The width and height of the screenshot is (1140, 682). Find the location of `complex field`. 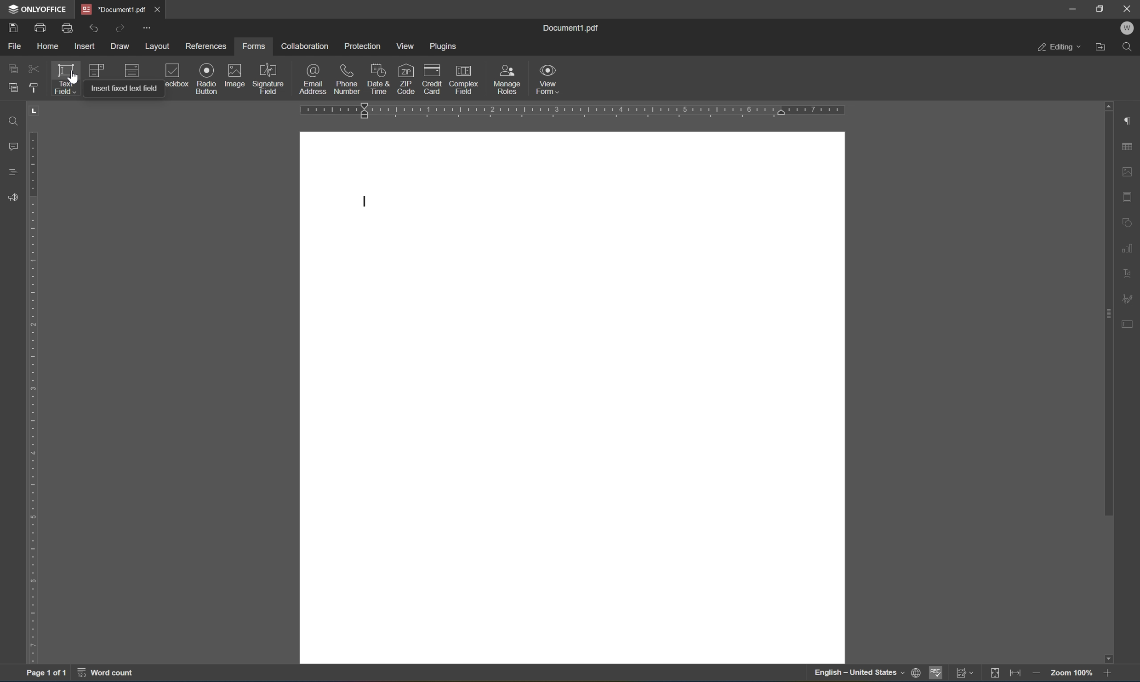

complex field is located at coordinates (463, 79).